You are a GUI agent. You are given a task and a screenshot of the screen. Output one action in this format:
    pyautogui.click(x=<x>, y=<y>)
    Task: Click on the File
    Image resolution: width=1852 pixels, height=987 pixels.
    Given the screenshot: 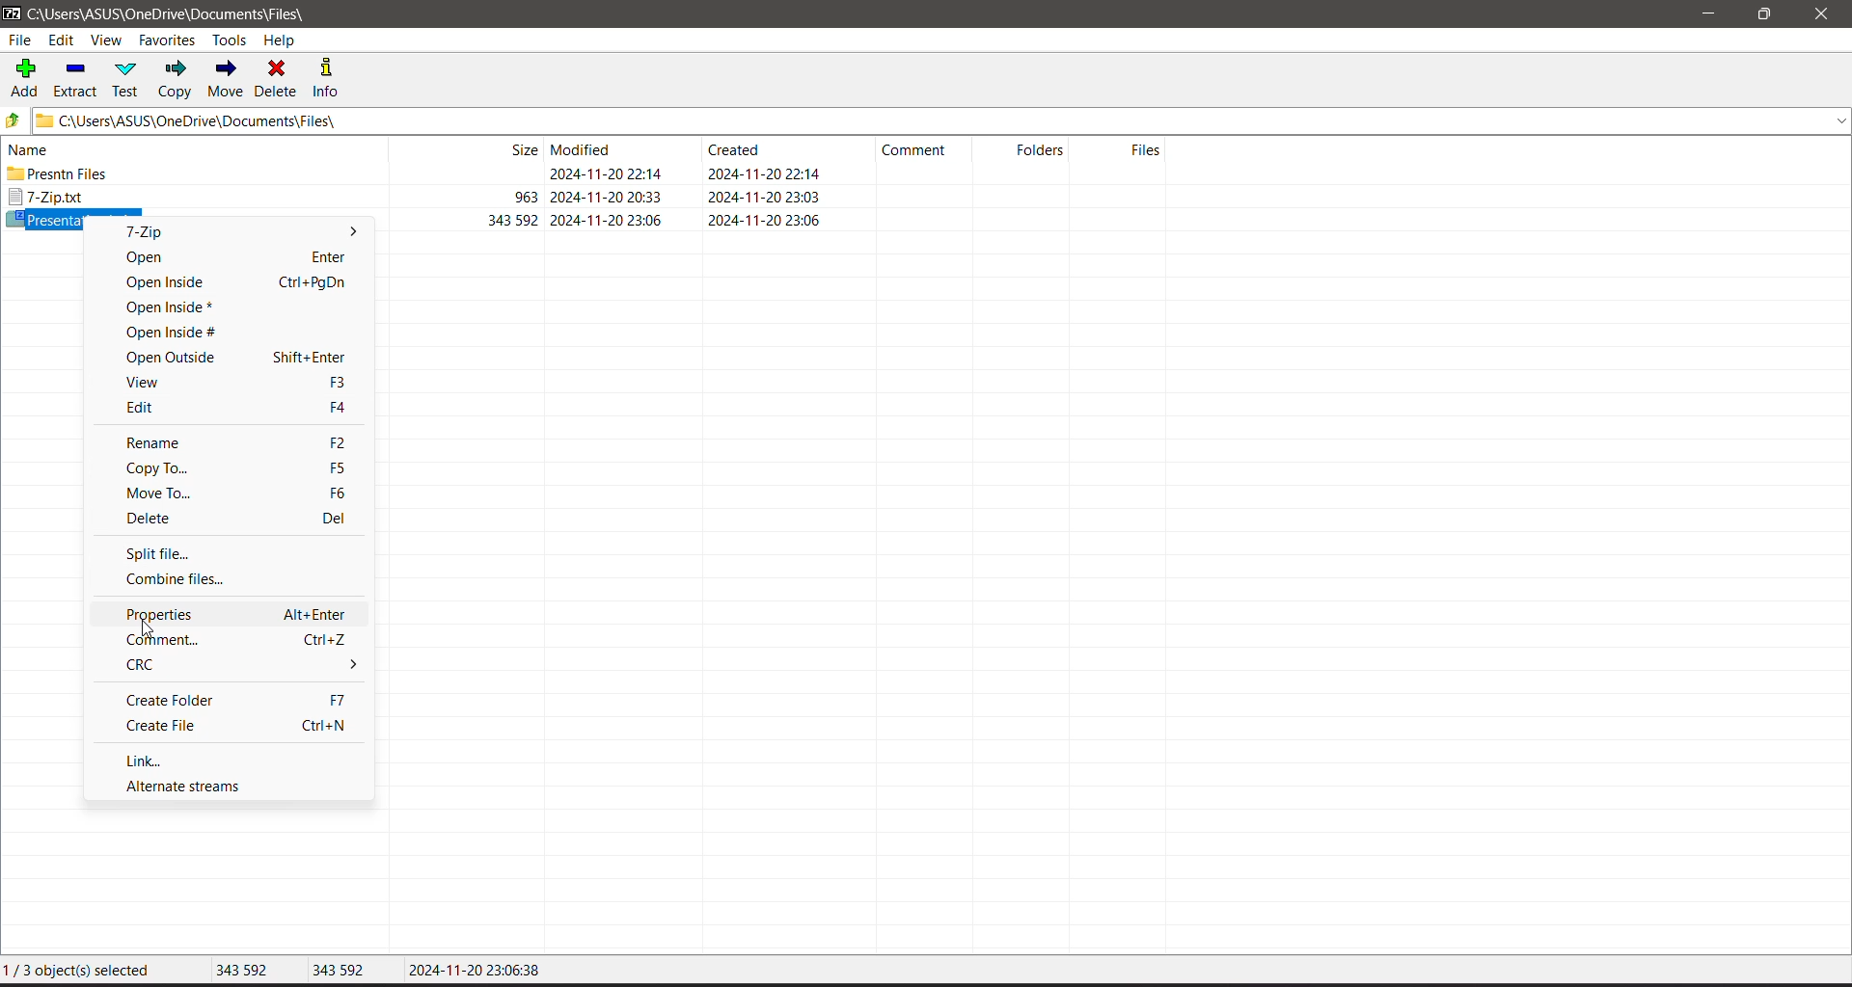 What is the action you would take?
    pyautogui.click(x=19, y=40)
    